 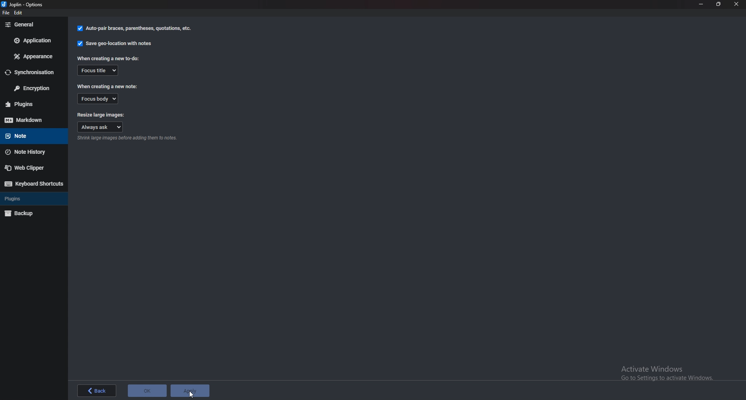 What do you see at coordinates (668, 374) in the screenshot?
I see `Activate windows pop up` at bounding box center [668, 374].